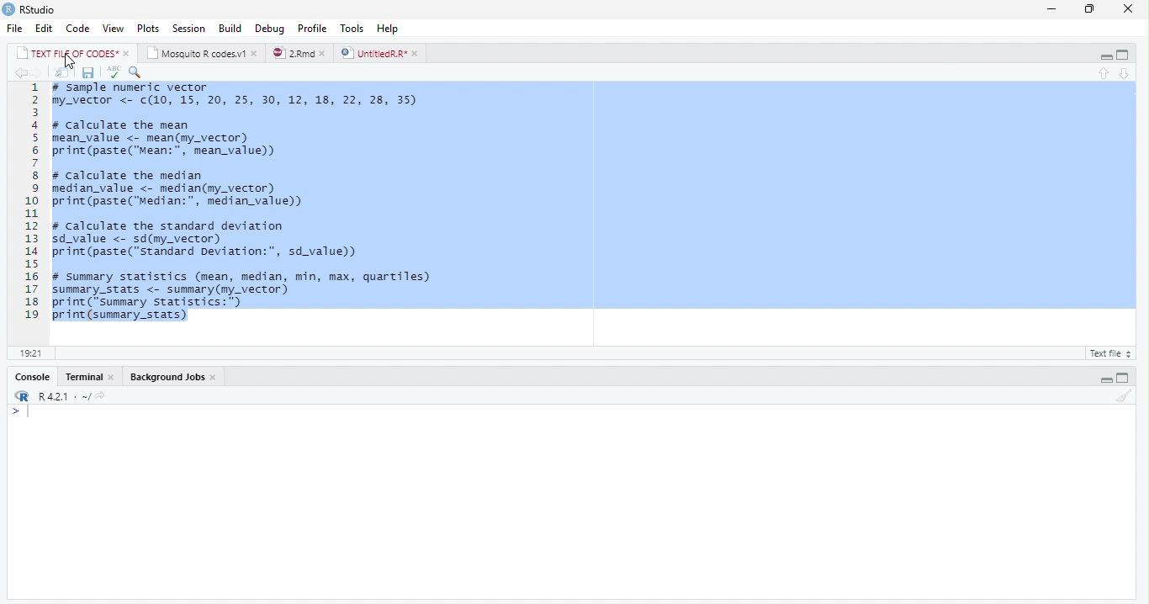 Image resolution: width=1149 pixels, height=604 pixels. What do you see at coordinates (69, 55) in the screenshot?
I see `TEXT FILE OF CODES` at bounding box center [69, 55].